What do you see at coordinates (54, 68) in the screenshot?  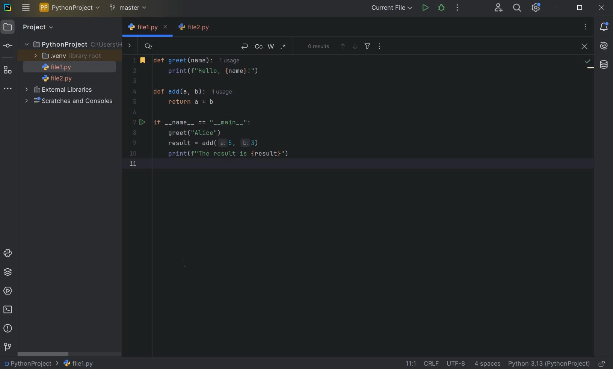 I see `FILE NAME 1` at bounding box center [54, 68].